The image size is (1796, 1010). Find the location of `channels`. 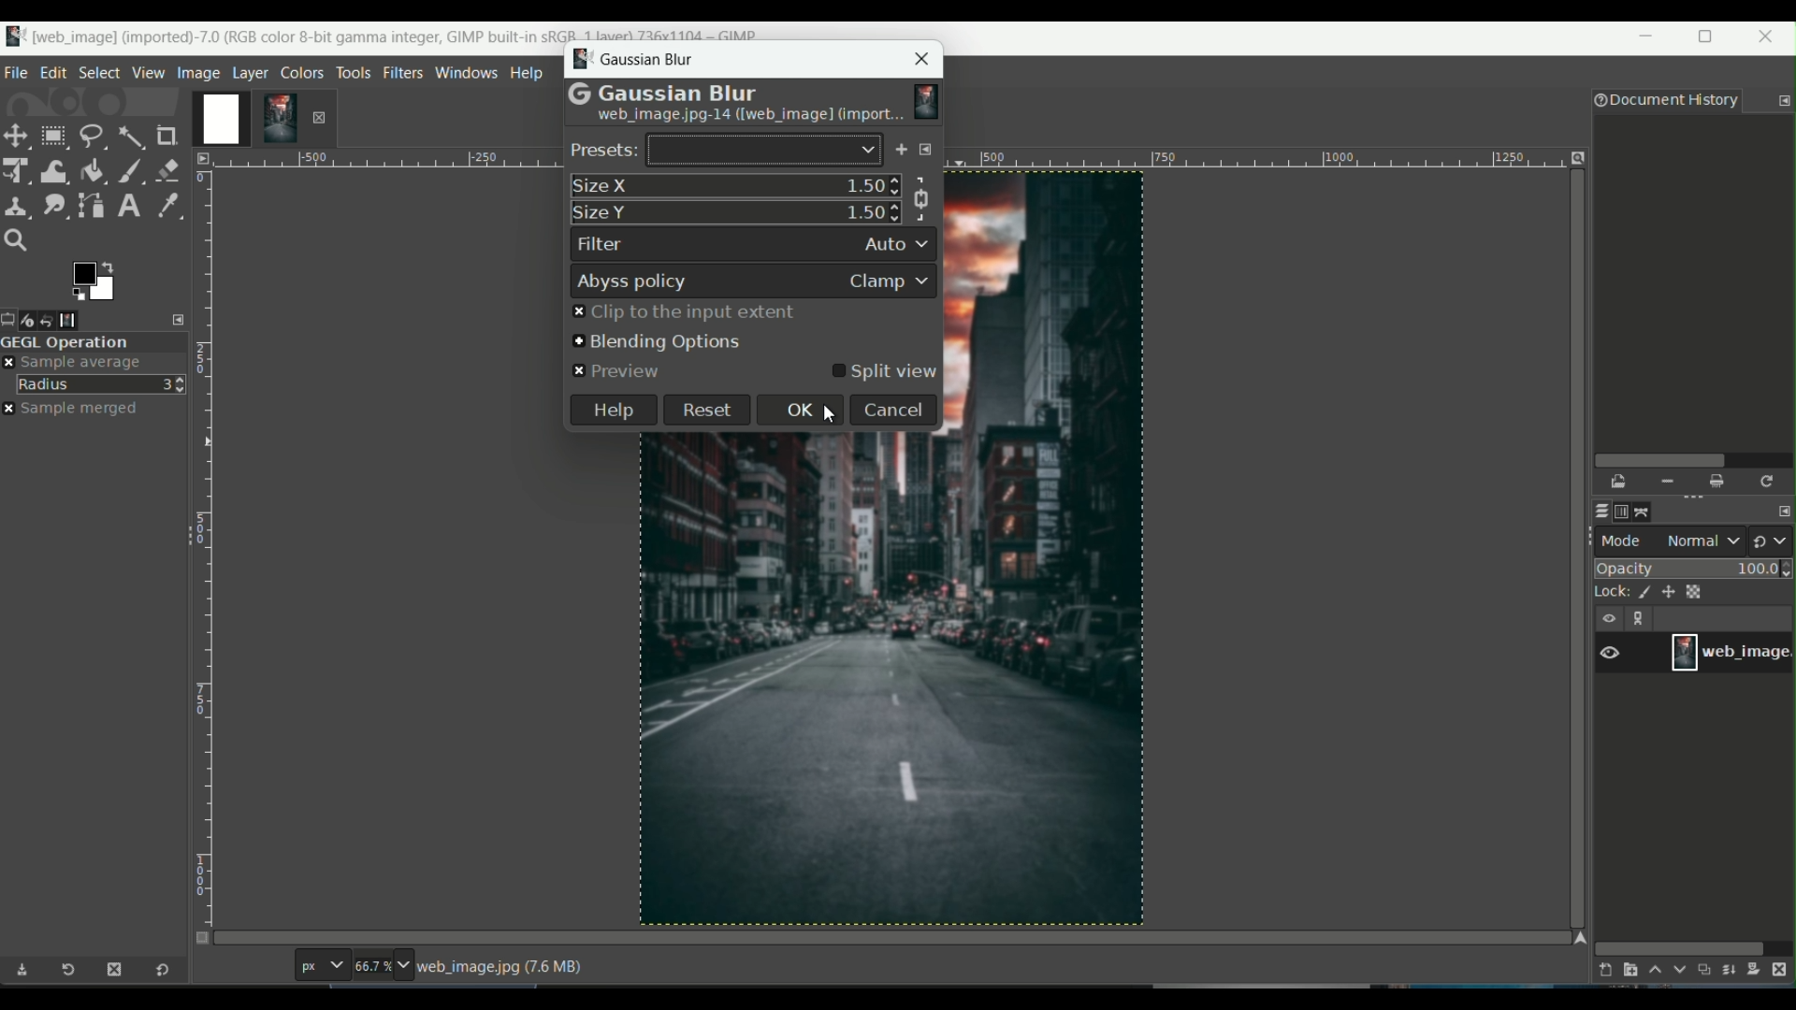

channels is located at coordinates (1623, 512).